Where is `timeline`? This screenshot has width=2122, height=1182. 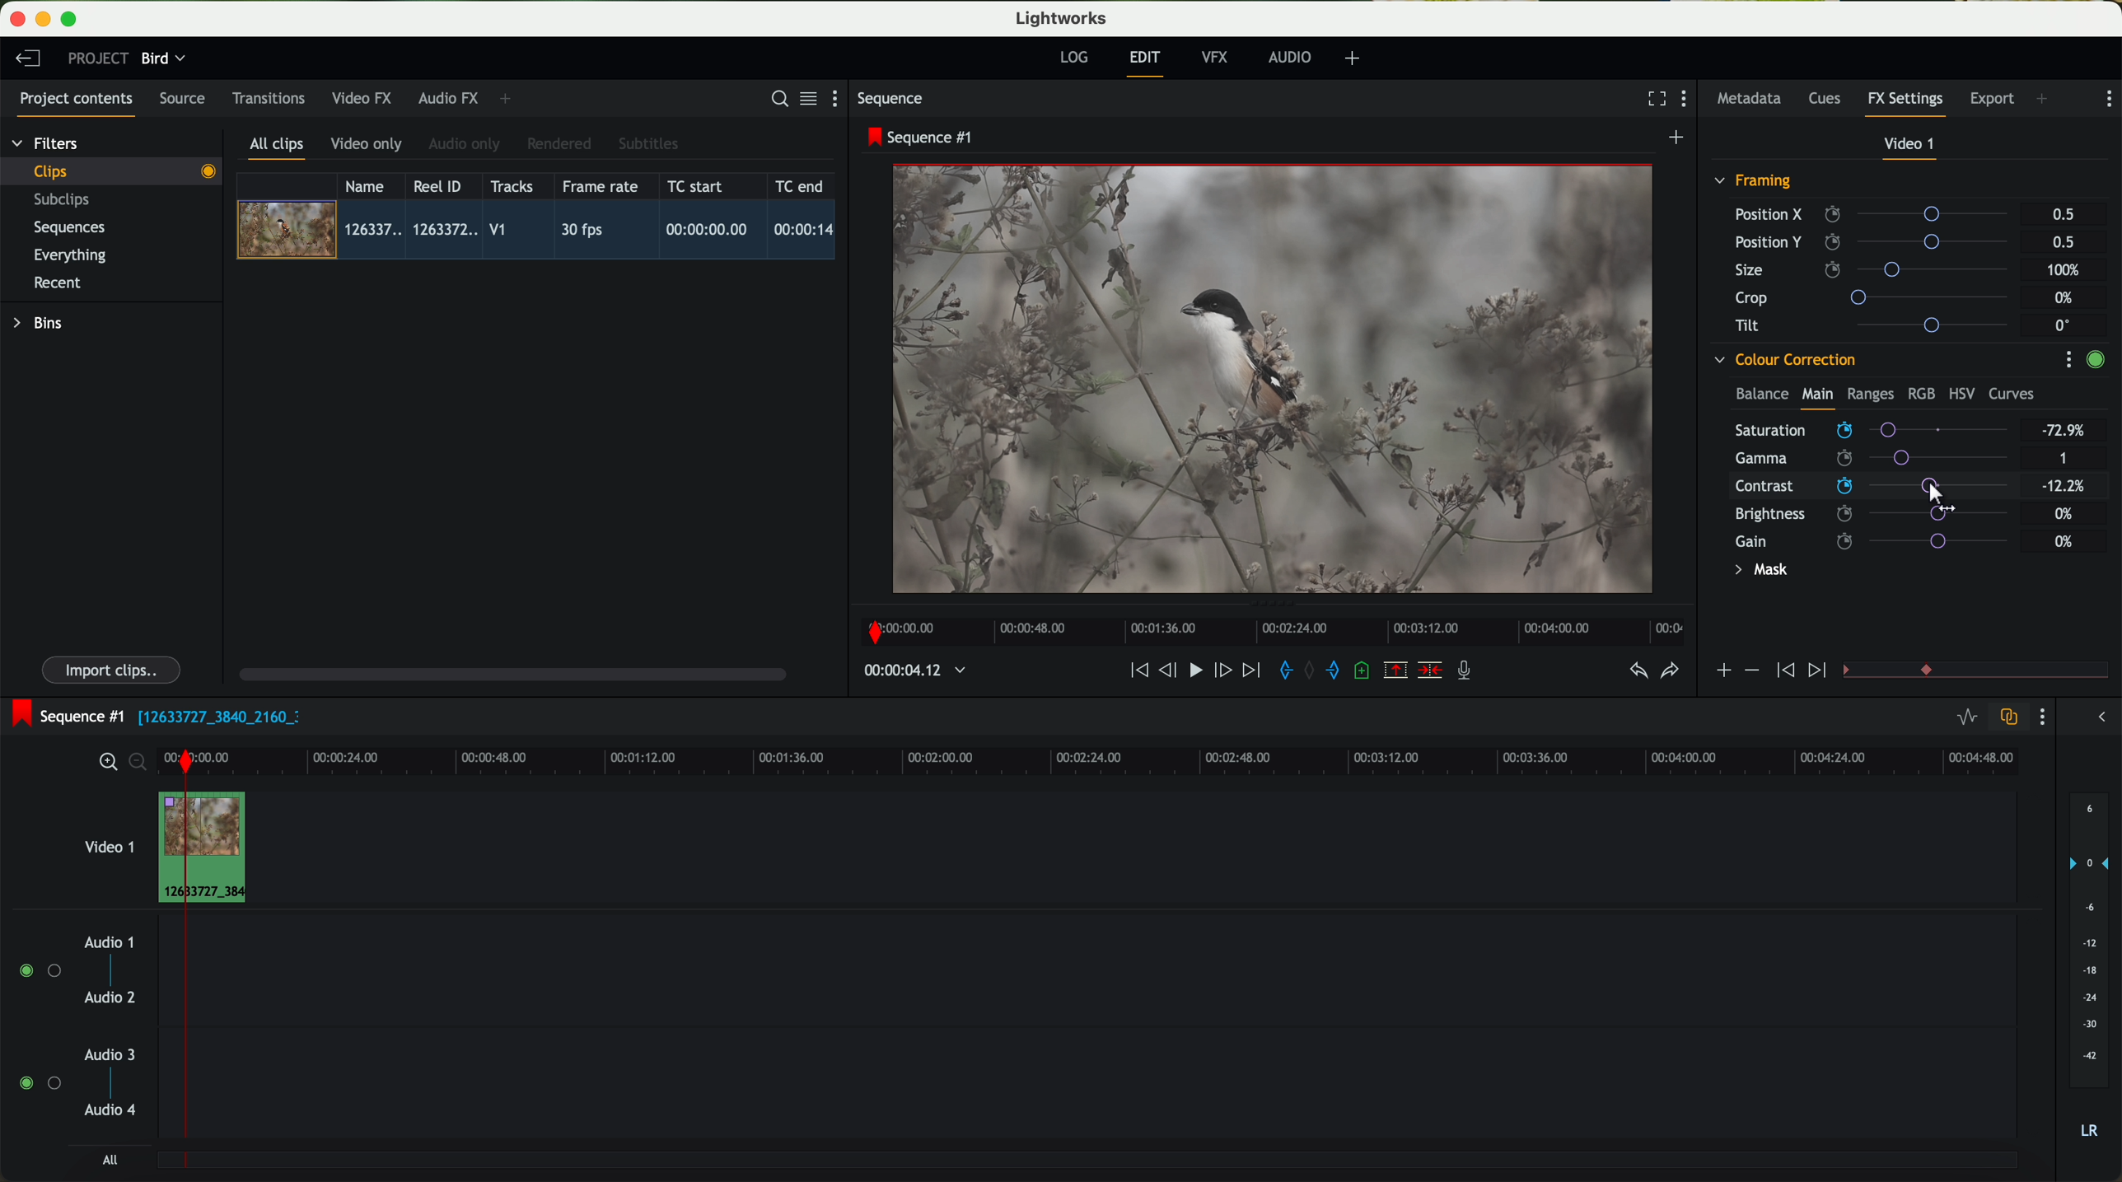
timeline is located at coordinates (1268, 627).